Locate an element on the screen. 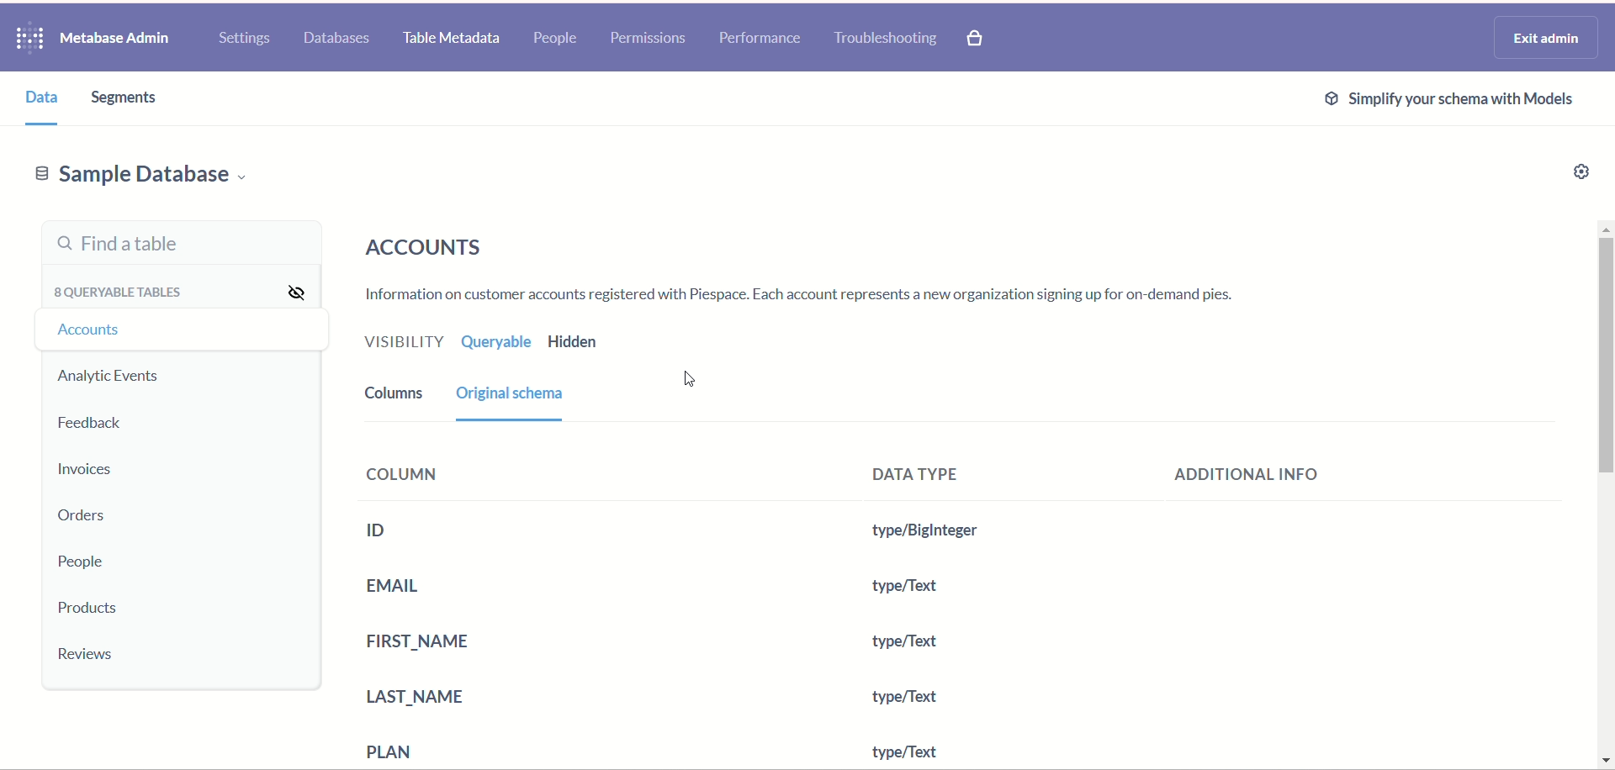  ast name is located at coordinates (421, 697).